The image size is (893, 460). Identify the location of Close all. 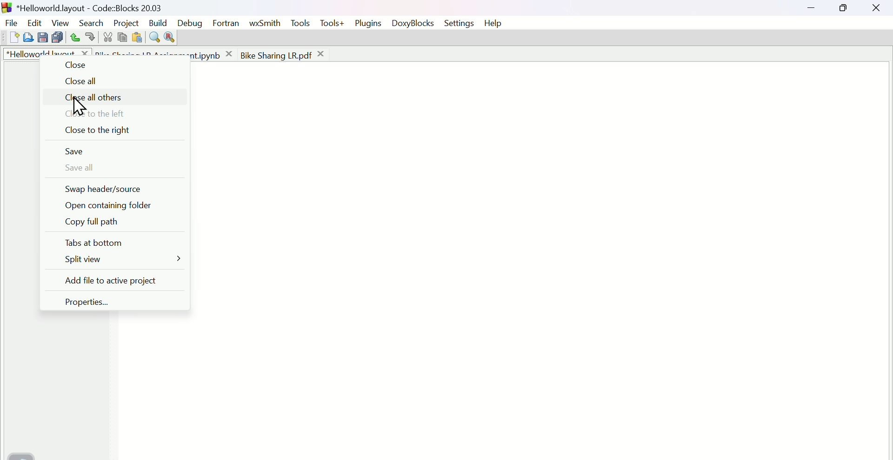
(86, 82).